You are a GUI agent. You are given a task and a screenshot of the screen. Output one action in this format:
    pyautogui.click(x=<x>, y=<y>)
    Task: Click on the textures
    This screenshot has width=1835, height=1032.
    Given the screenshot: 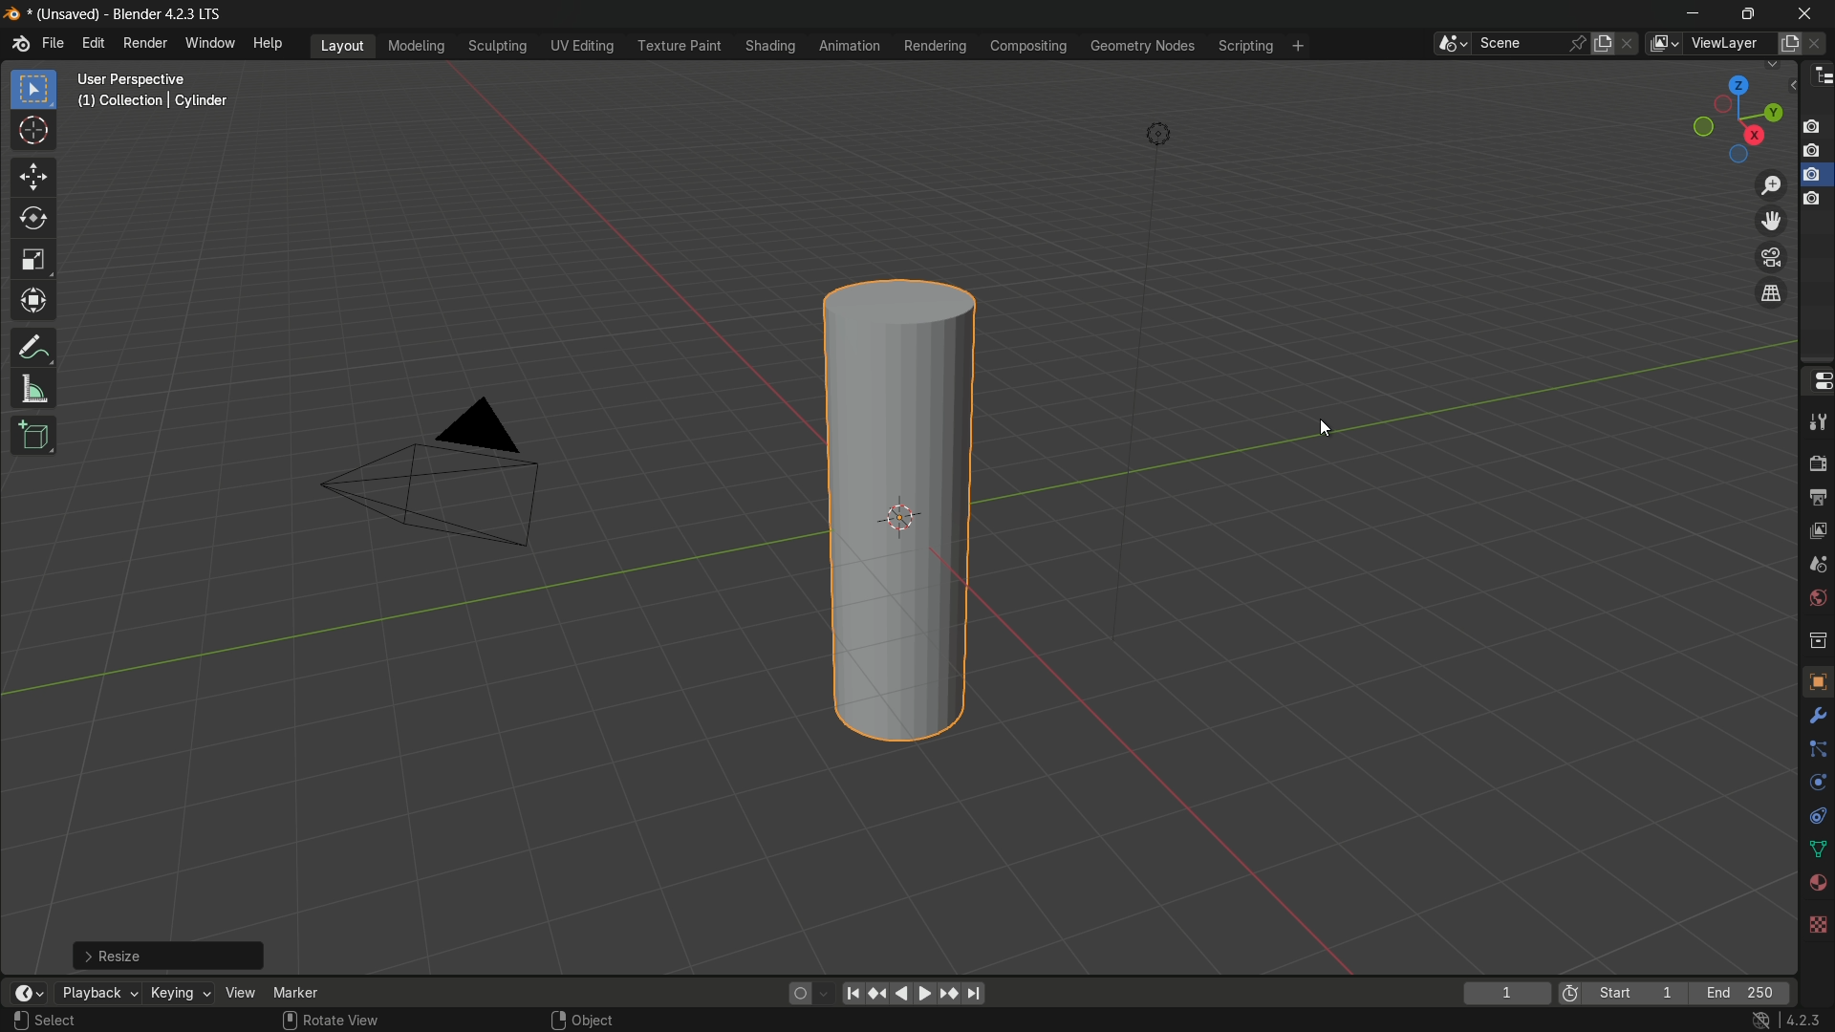 What is the action you would take?
    pyautogui.click(x=1819, y=920)
    